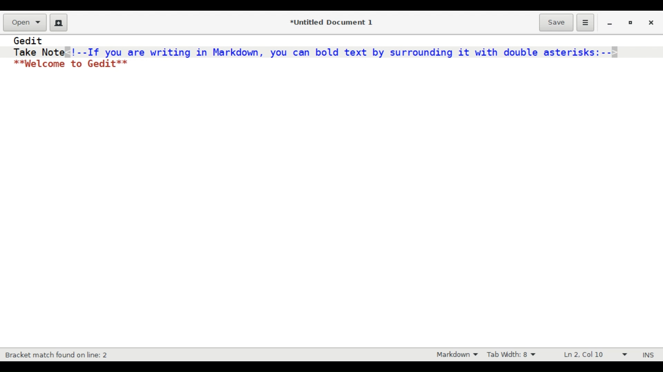  Describe the element at coordinates (25, 22) in the screenshot. I see `Open` at that location.